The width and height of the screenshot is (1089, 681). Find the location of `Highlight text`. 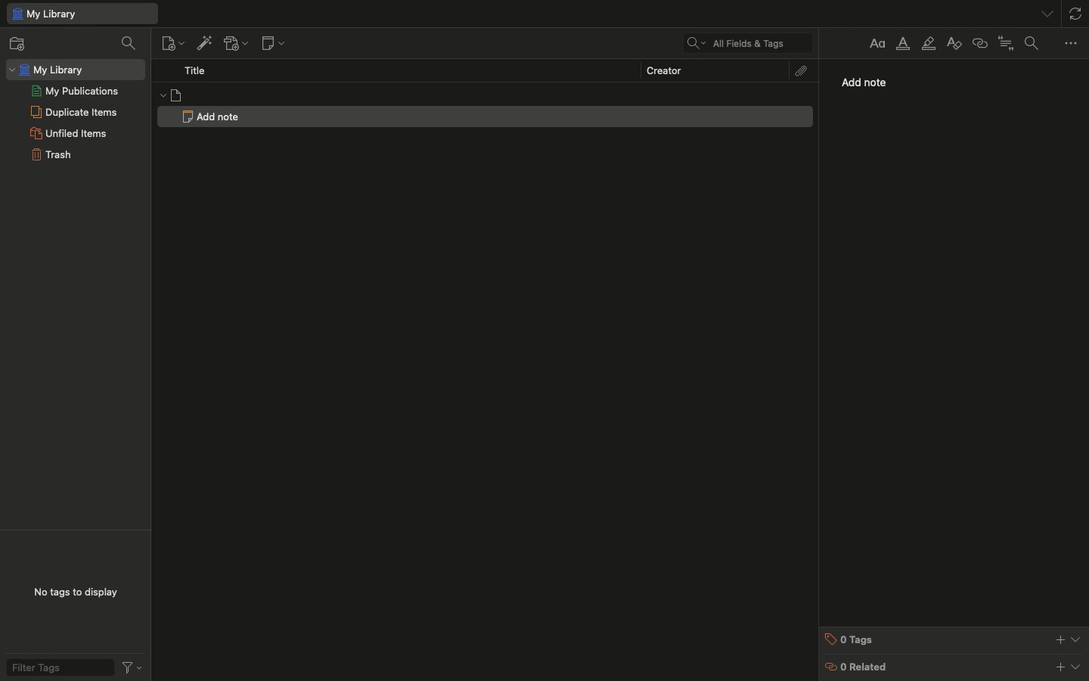

Highlight text is located at coordinates (929, 45).